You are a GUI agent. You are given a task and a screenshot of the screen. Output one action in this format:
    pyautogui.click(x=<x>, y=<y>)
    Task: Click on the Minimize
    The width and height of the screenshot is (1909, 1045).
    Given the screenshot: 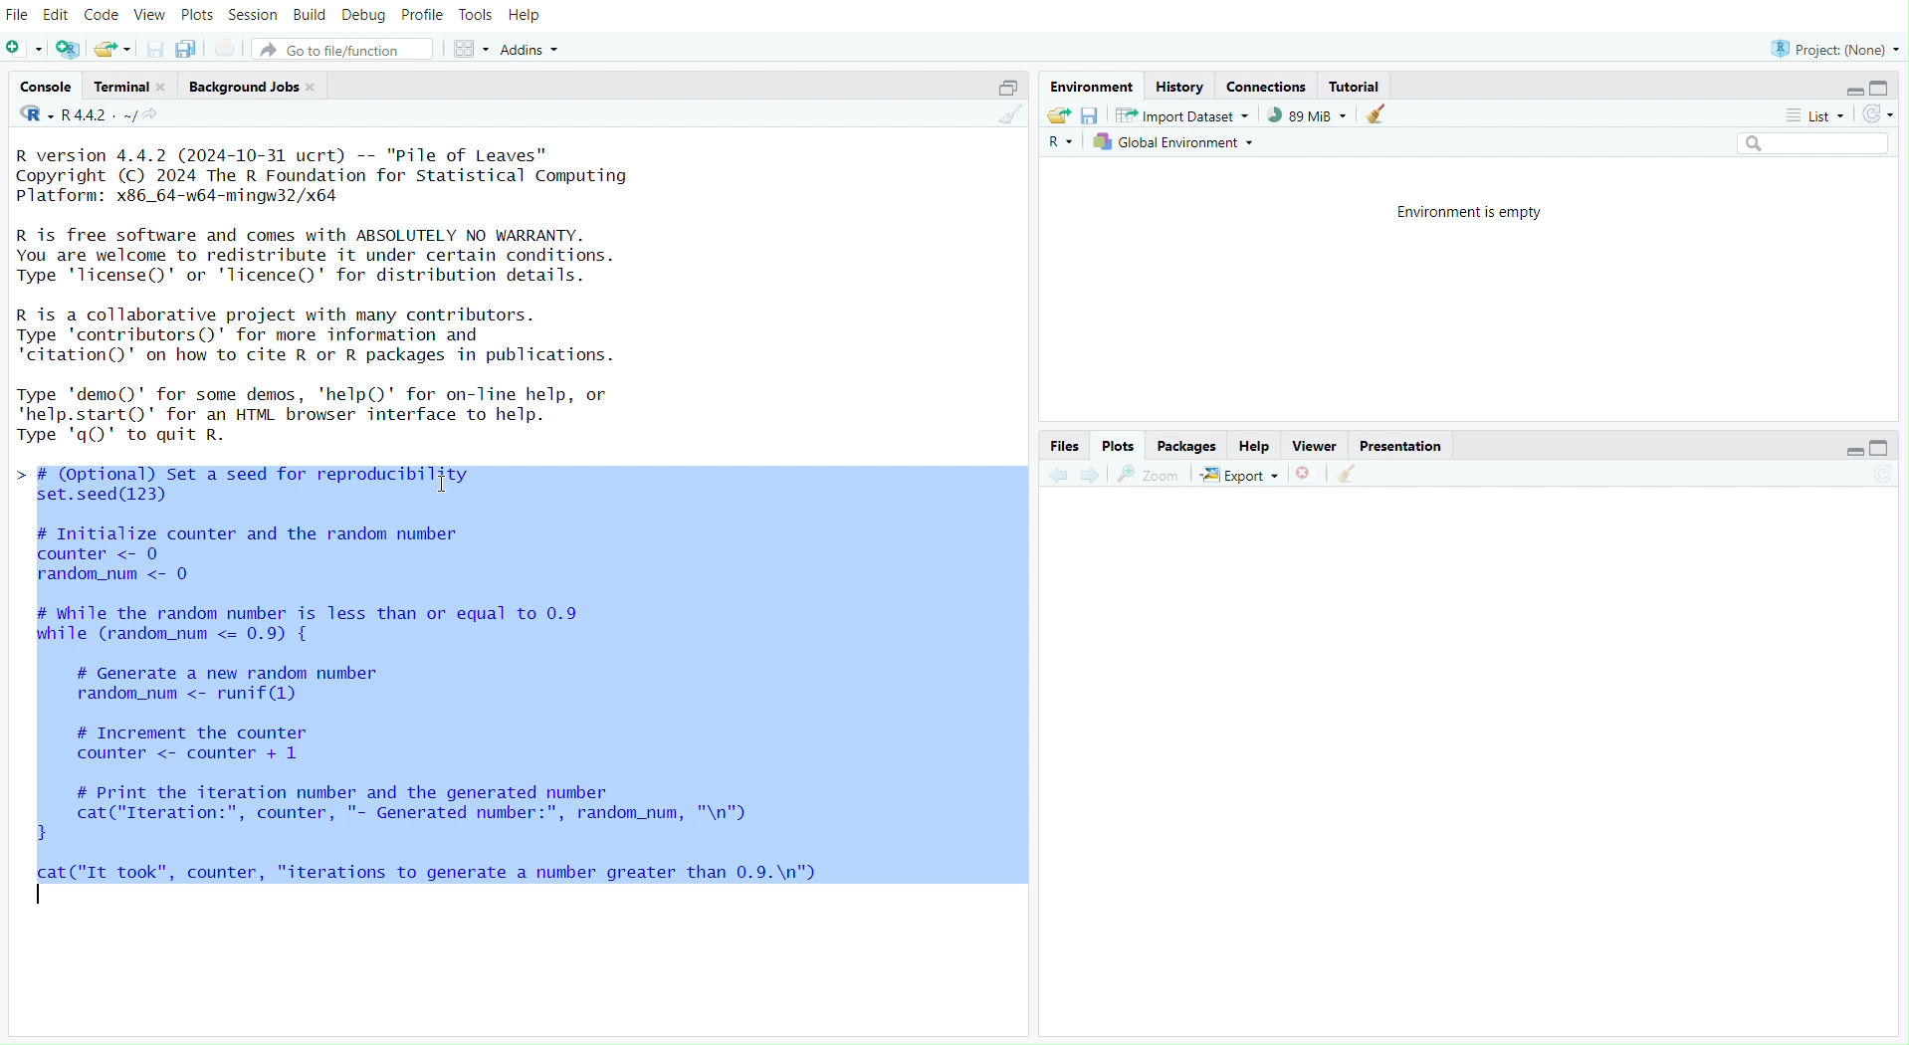 What is the action you would take?
    pyautogui.click(x=1856, y=450)
    